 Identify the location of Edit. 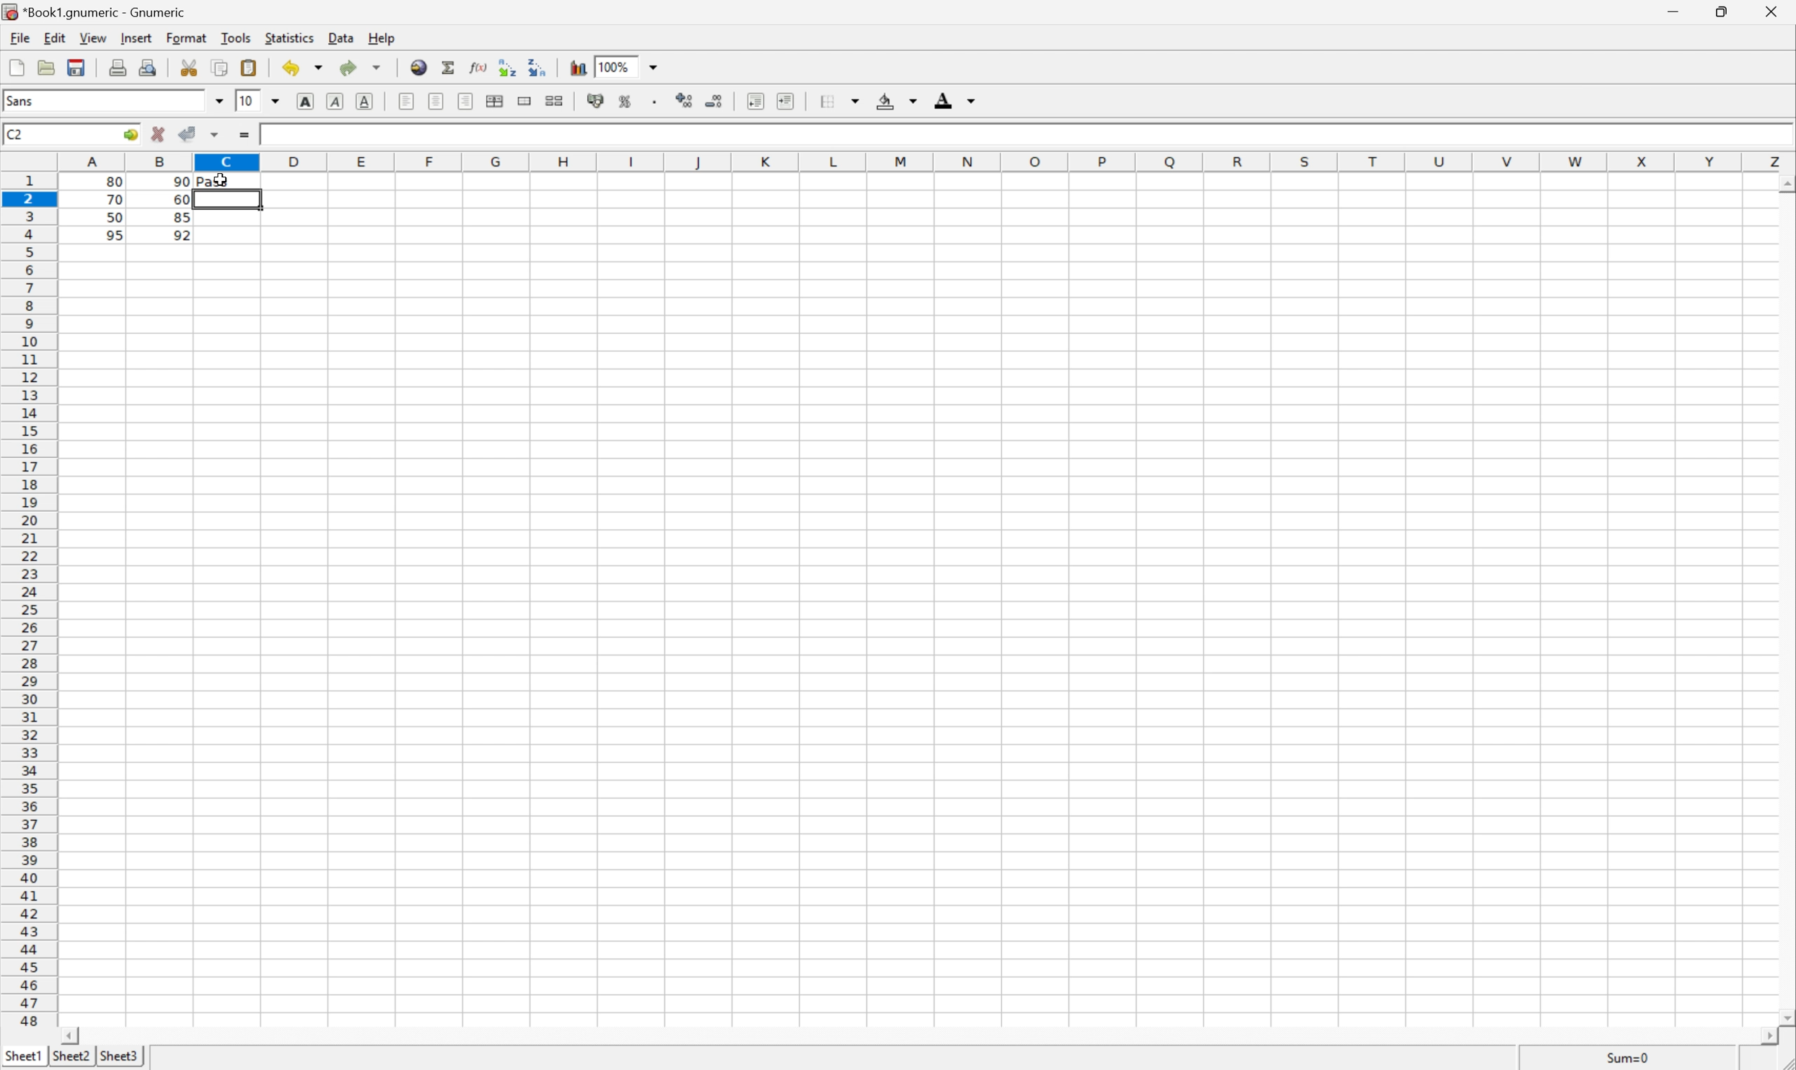
(54, 39).